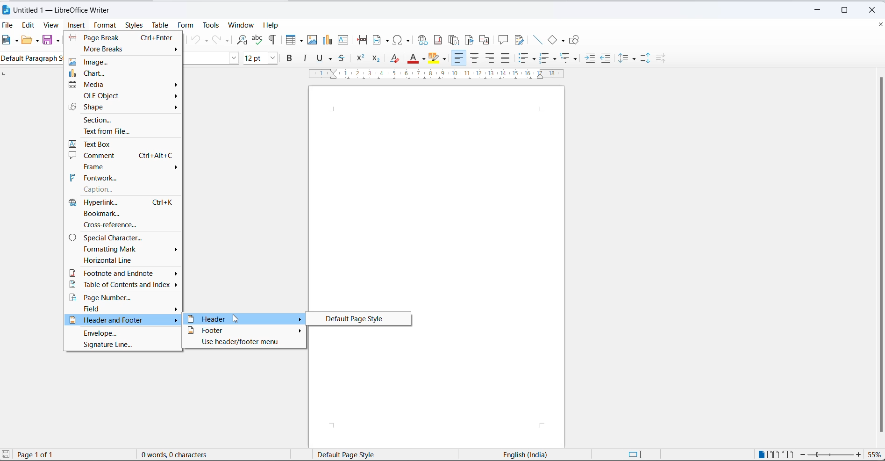 This screenshot has width=885, height=461. Describe the element at coordinates (216, 40) in the screenshot. I see `redo` at that location.